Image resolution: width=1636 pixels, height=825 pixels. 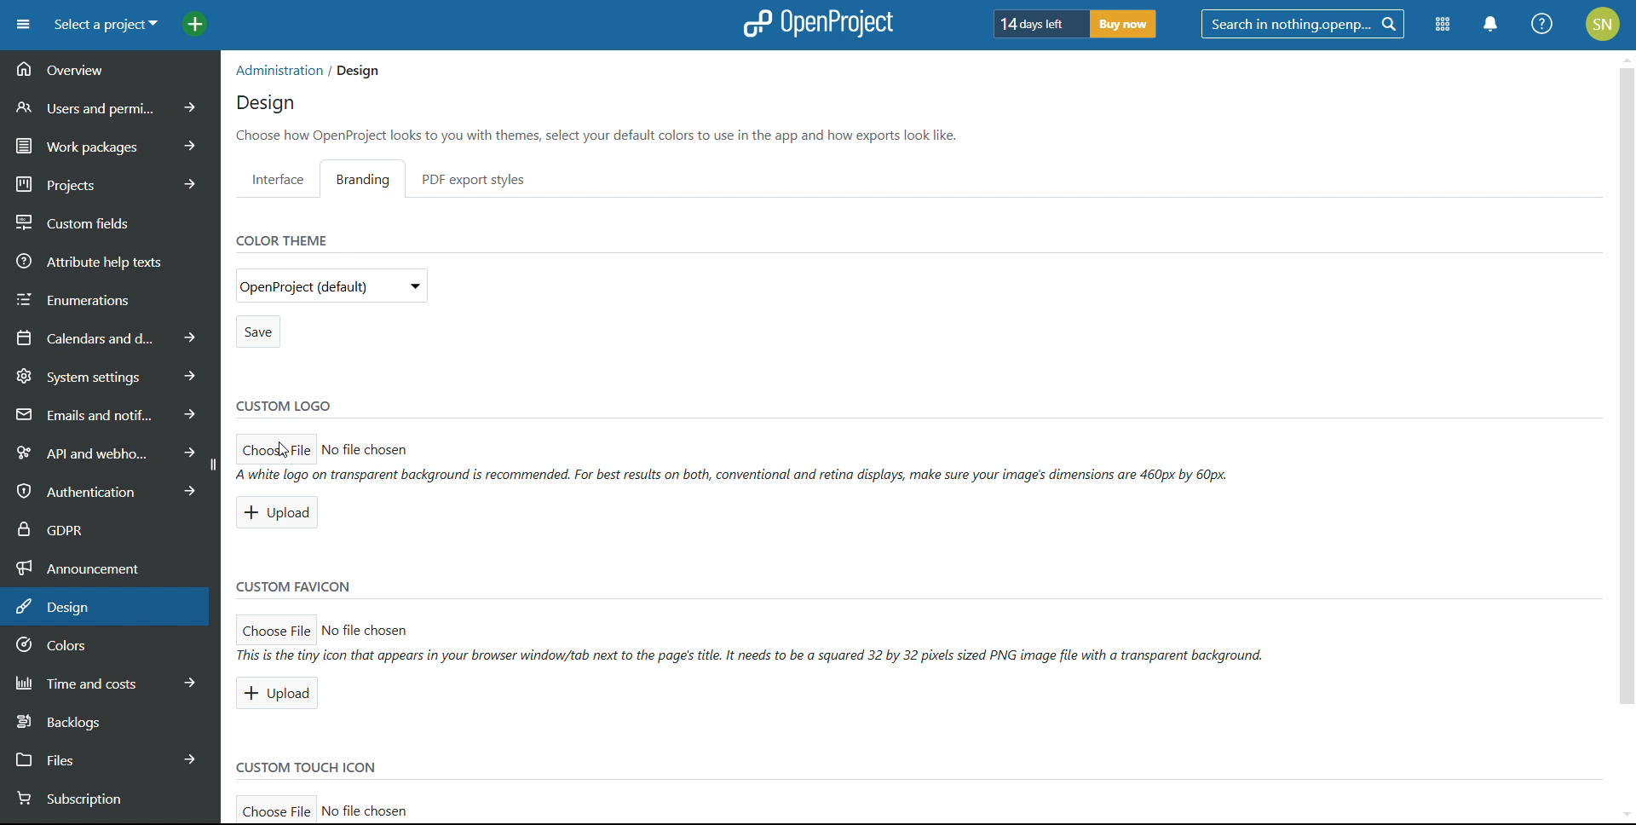 What do you see at coordinates (107, 413) in the screenshot?
I see `emails and notifications` at bounding box center [107, 413].